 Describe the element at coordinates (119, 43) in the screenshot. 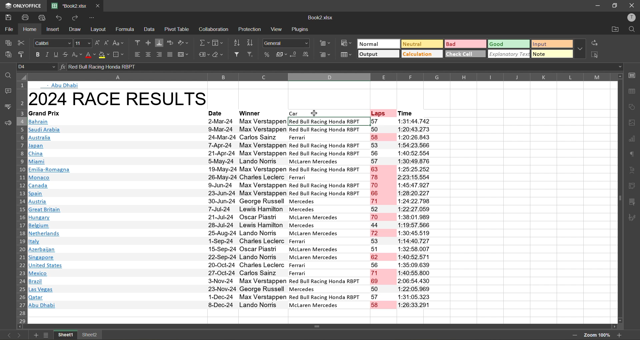

I see `change case` at that location.